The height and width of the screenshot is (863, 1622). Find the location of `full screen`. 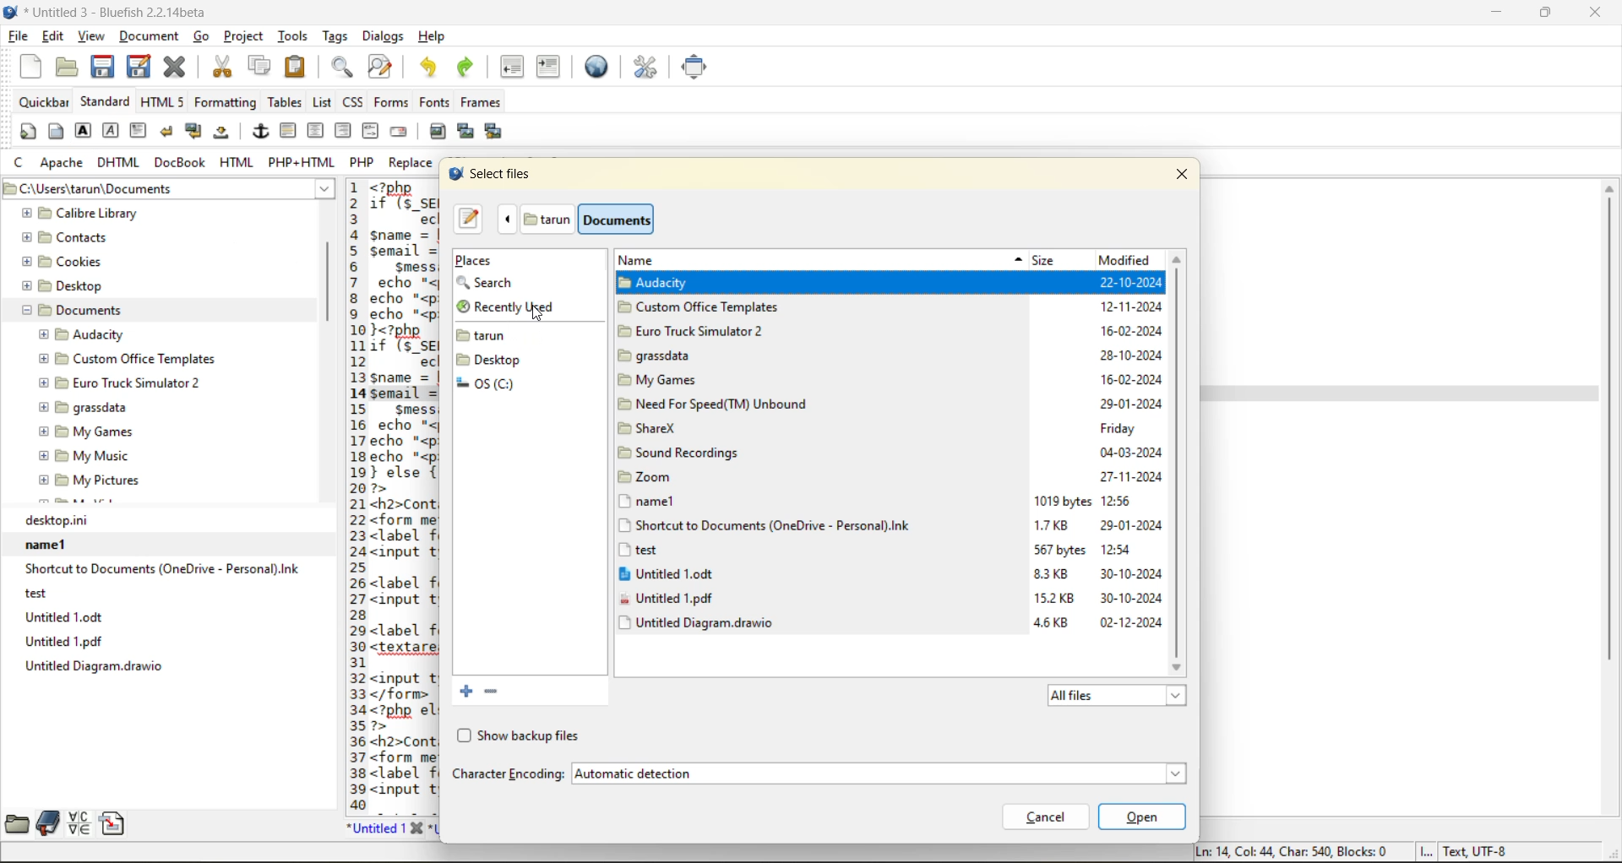

full screen is located at coordinates (696, 67).